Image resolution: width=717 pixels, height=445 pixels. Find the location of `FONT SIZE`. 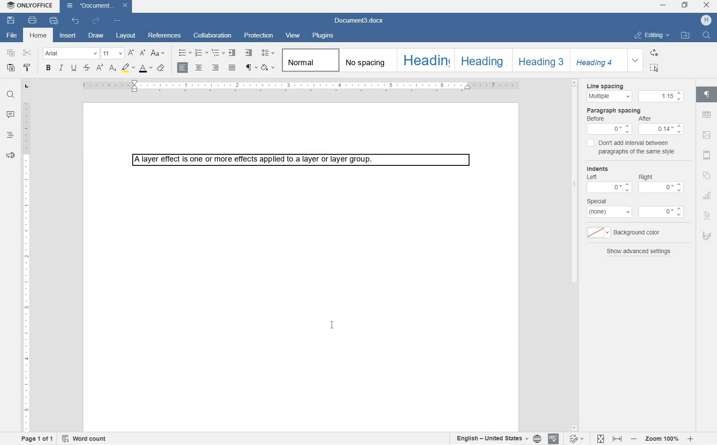

FONT SIZE is located at coordinates (112, 54).